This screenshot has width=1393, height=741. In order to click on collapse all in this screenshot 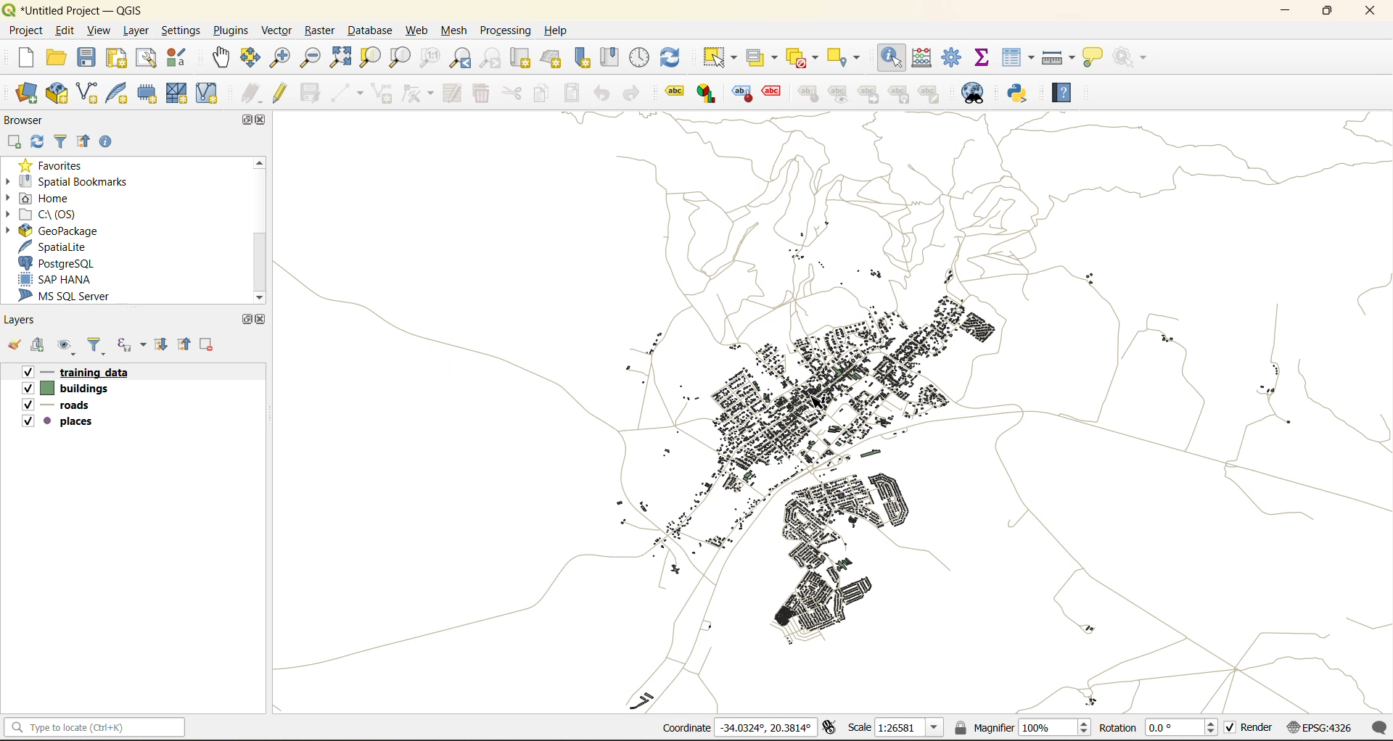, I will do `click(87, 142)`.